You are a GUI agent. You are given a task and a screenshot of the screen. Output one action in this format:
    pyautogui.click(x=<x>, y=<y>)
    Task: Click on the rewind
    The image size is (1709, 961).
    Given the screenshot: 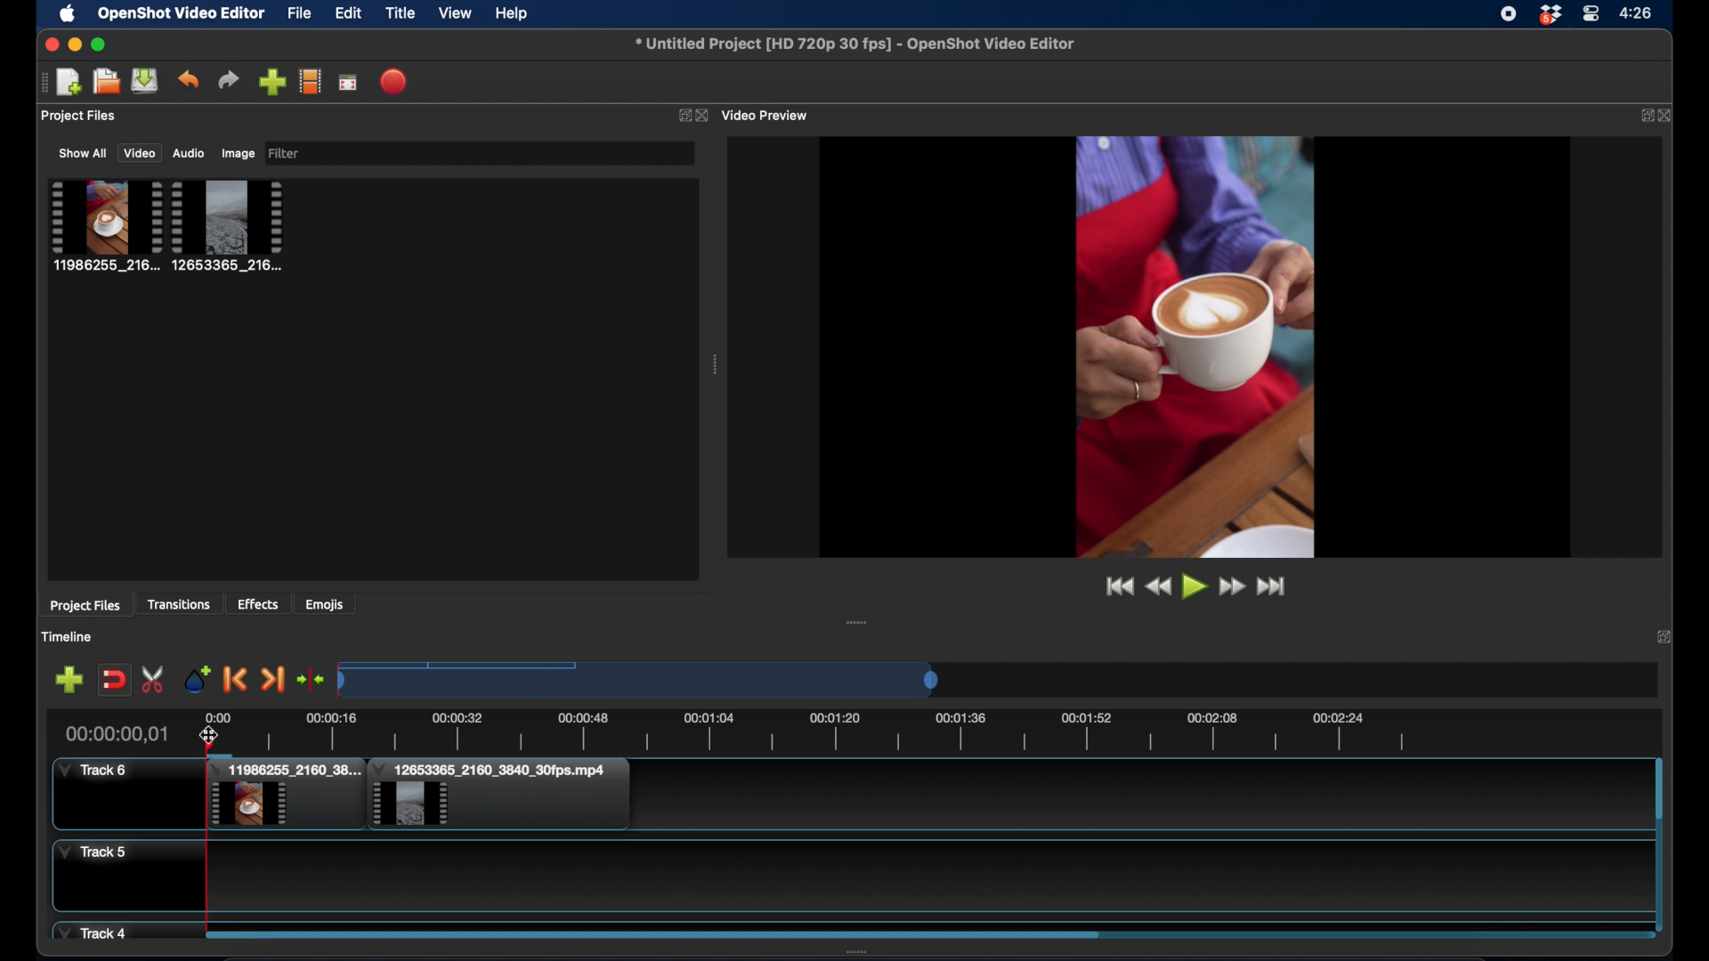 What is the action you would take?
    pyautogui.click(x=1157, y=586)
    